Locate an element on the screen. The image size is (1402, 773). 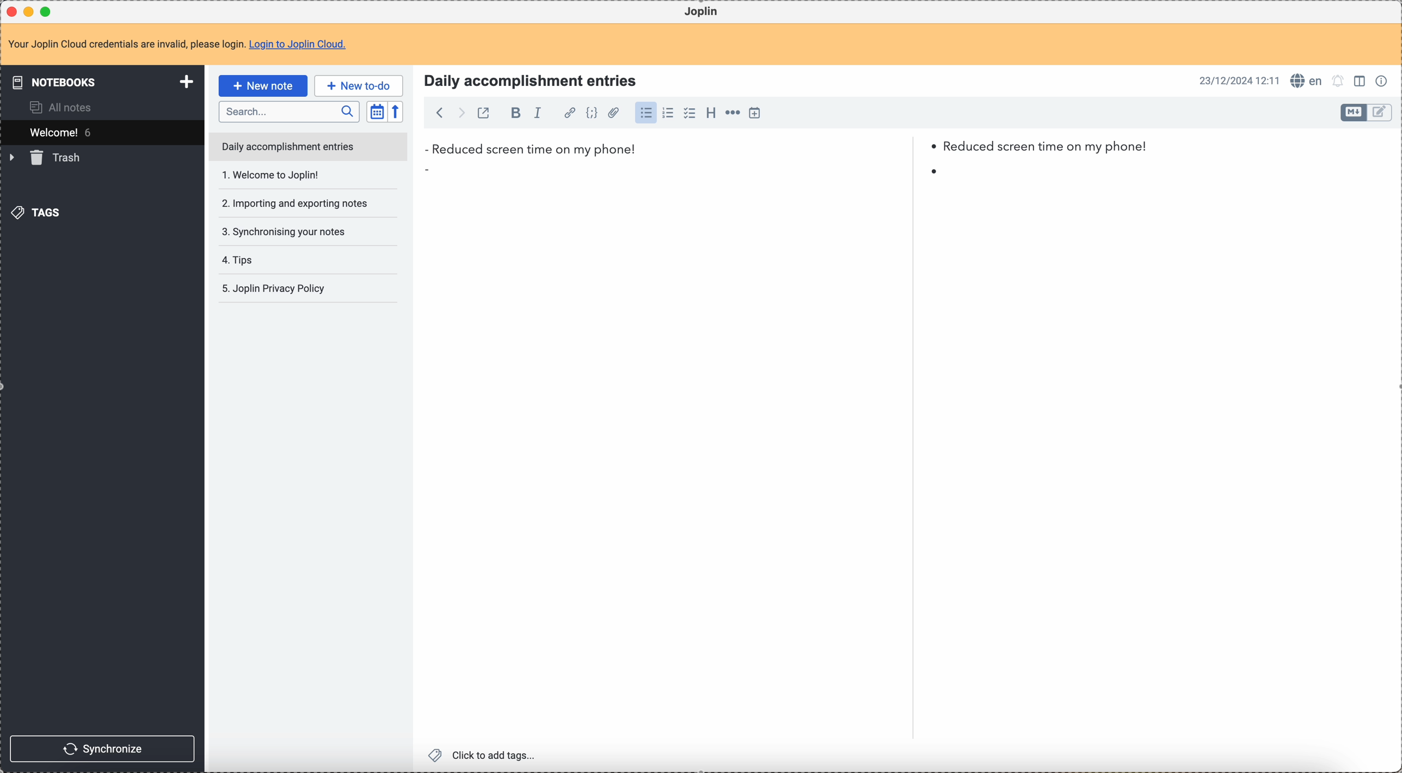
checkbox is located at coordinates (691, 113).